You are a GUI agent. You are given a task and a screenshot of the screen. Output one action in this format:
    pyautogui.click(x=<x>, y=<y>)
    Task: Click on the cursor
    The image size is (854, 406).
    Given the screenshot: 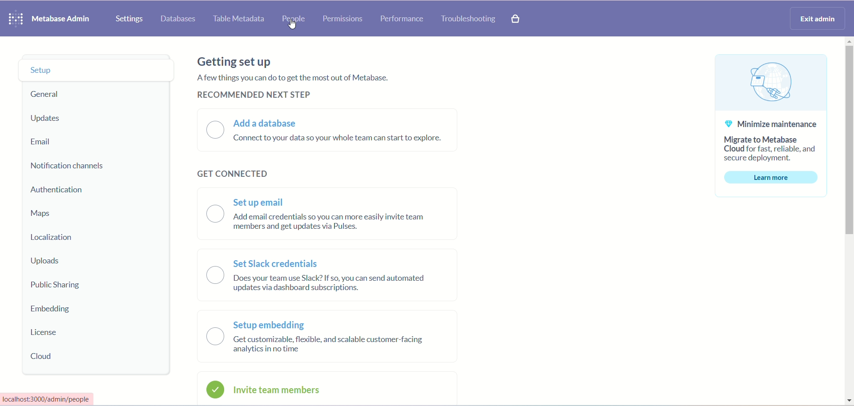 What is the action you would take?
    pyautogui.click(x=293, y=25)
    